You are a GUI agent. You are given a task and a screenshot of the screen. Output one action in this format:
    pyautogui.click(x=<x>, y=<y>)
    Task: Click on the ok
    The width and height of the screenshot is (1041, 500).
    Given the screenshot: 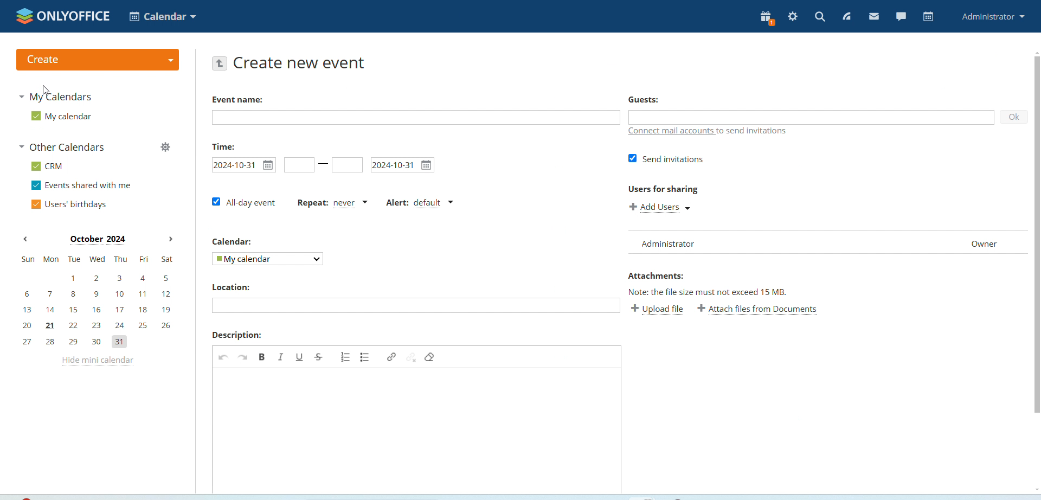 What is the action you would take?
    pyautogui.click(x=1013, y=117)
    